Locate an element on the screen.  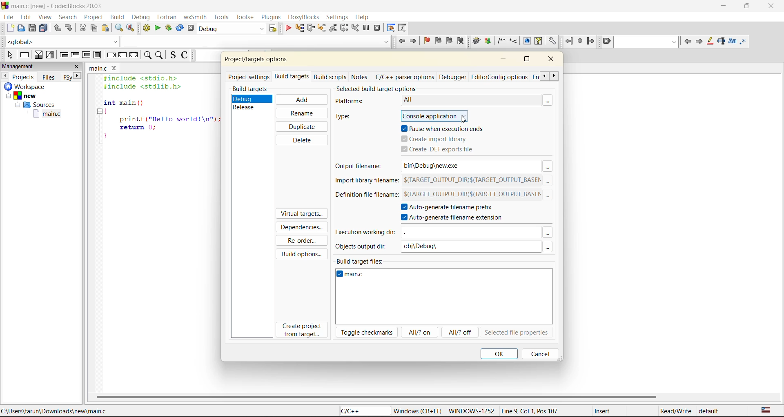
delete is located at coordinates (304, 140).